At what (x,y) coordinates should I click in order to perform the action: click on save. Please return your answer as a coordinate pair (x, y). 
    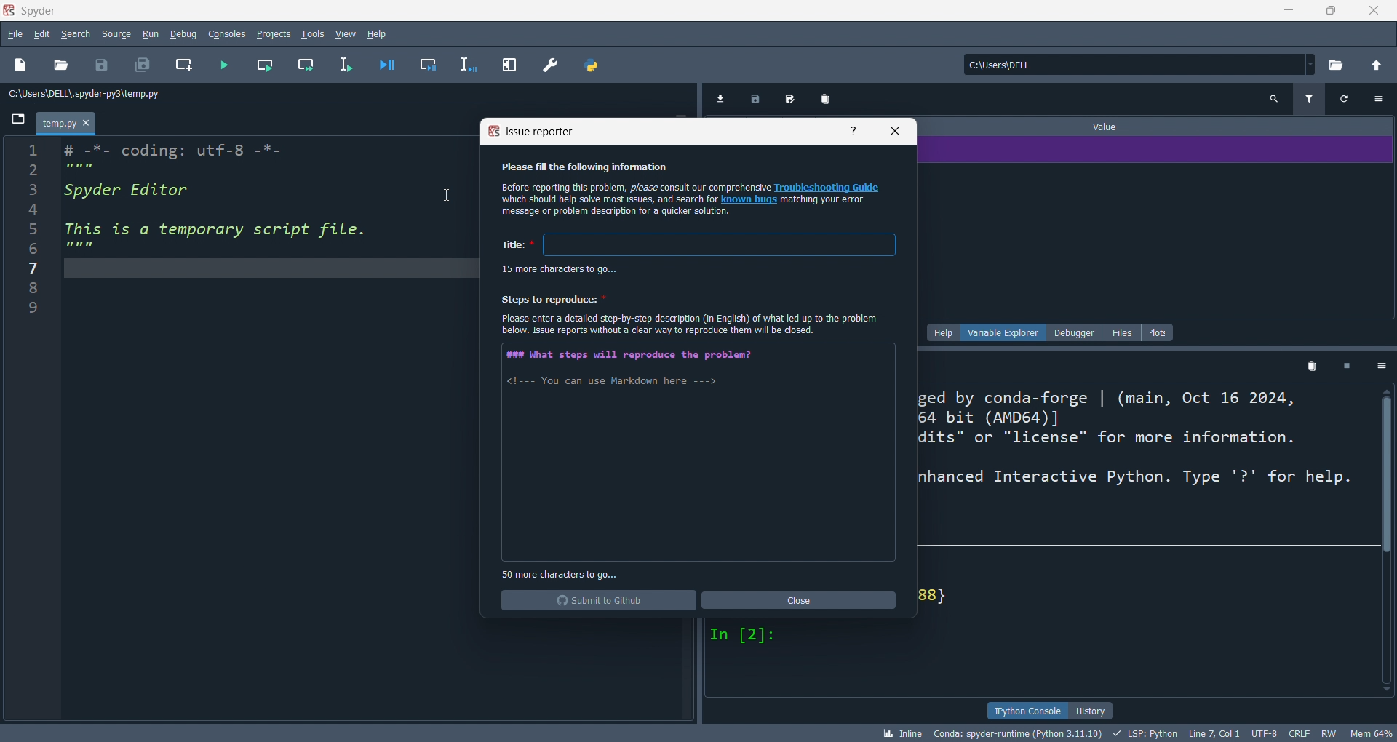
    Looking at the image, I should click on (103, 67).